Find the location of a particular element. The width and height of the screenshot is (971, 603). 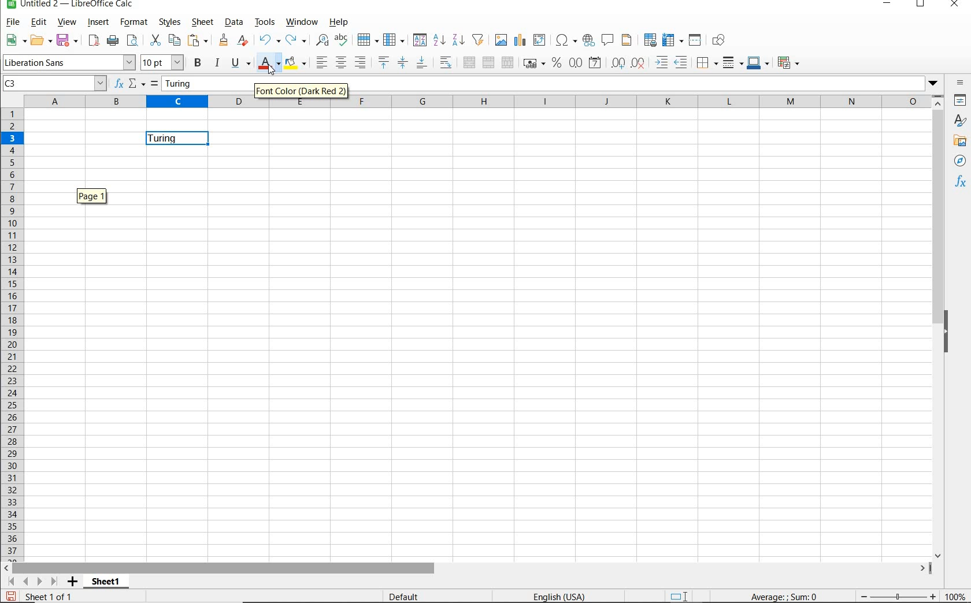

FUNCTIONS is located at coordinates (961, 183).